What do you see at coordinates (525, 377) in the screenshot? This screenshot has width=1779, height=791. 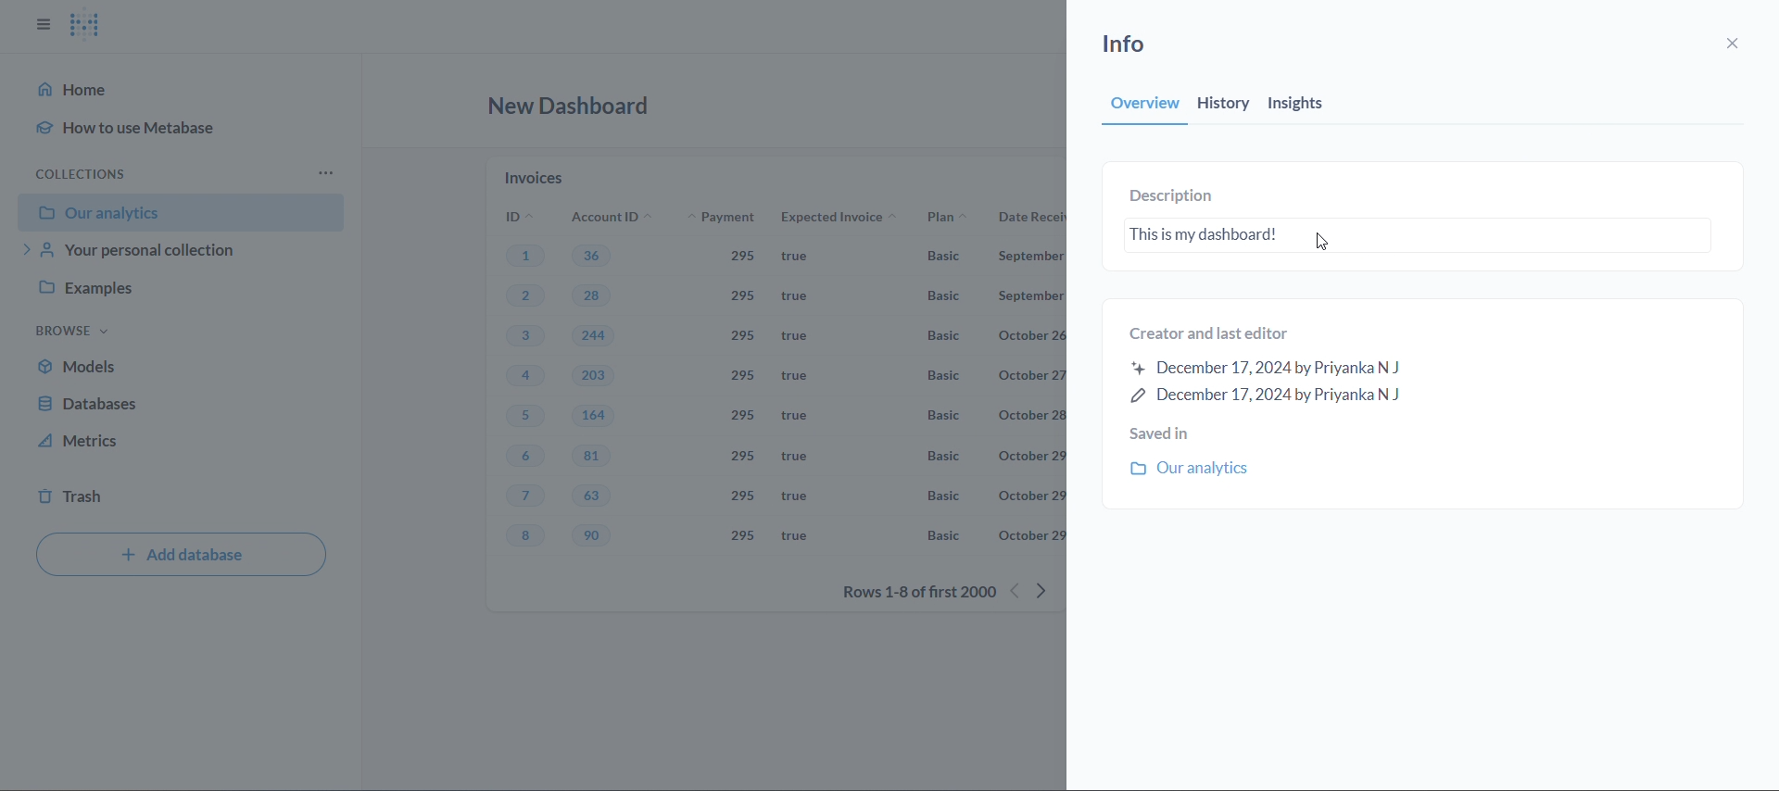 I see `4` at bounding box center [525, 377].